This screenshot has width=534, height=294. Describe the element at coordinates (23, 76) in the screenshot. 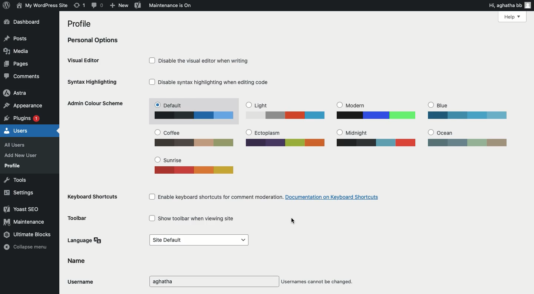

I see `Comments` at that location.